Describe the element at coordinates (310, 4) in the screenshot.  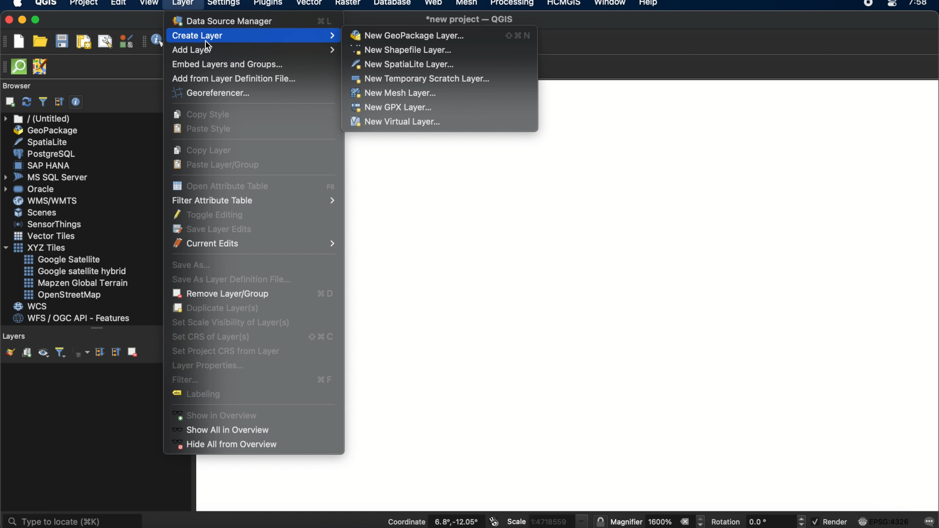
I see `vector` at that location.